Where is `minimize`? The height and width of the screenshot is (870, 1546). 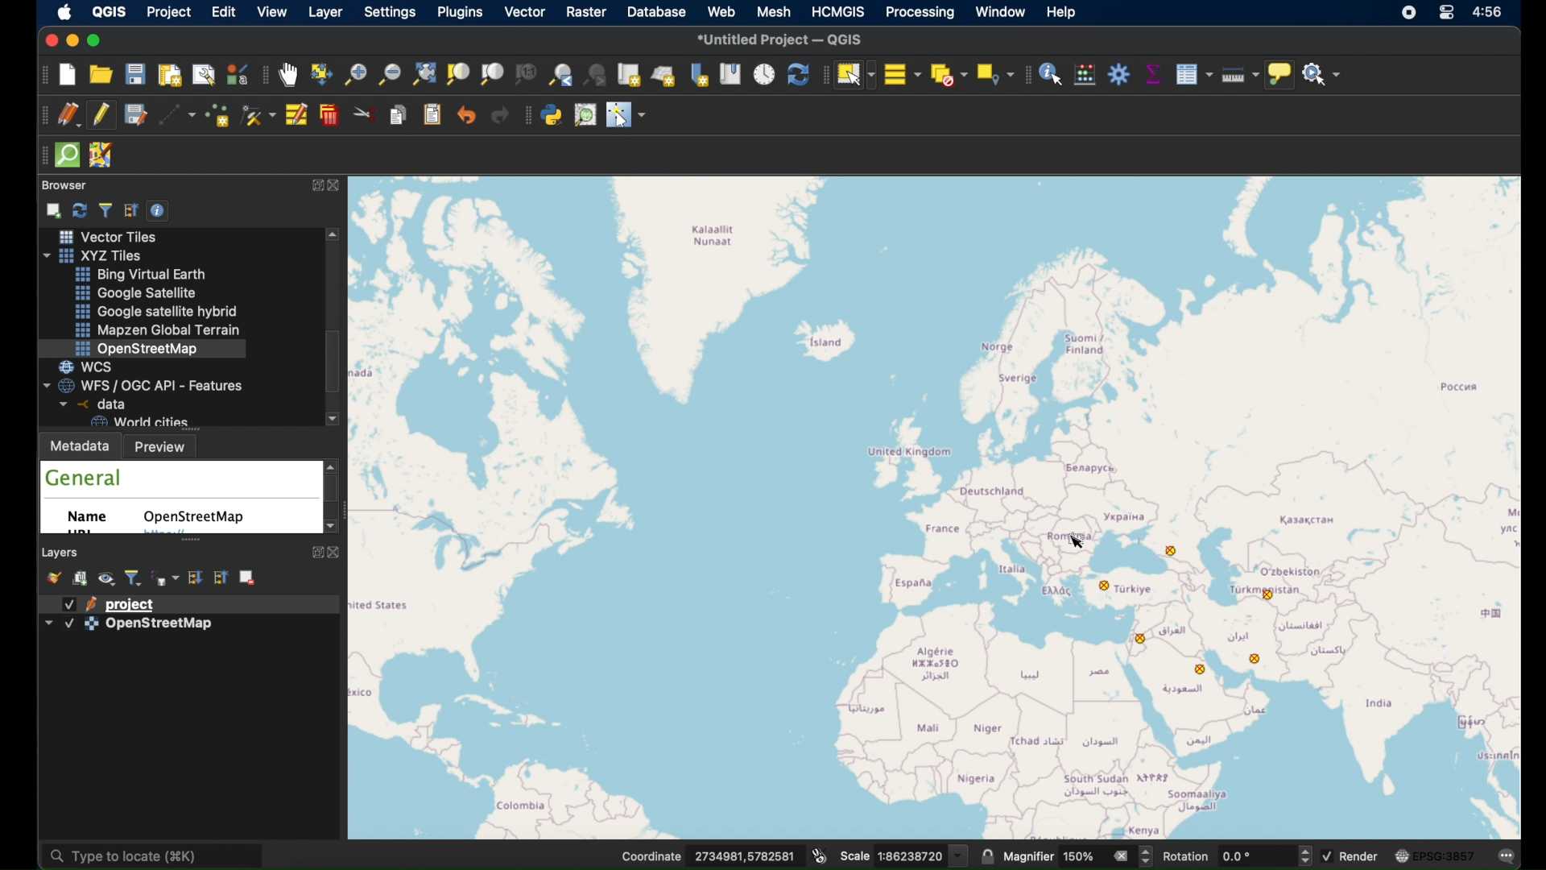
minimize is located at coordinates (71, 41).